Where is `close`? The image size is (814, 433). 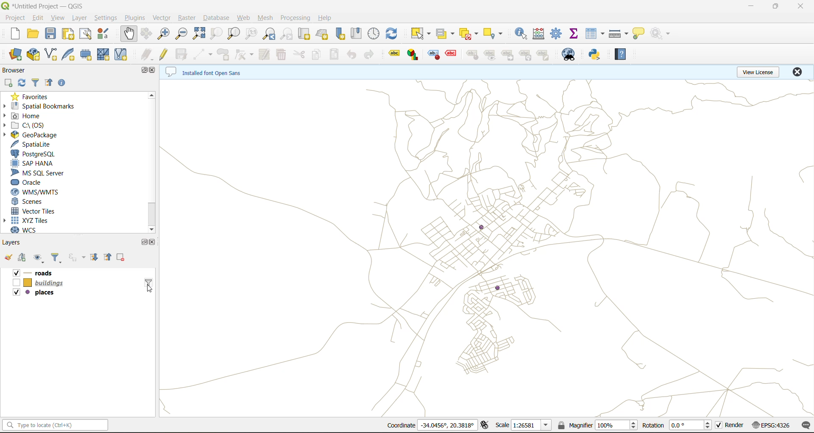 close is located at coordinates (797, 6).